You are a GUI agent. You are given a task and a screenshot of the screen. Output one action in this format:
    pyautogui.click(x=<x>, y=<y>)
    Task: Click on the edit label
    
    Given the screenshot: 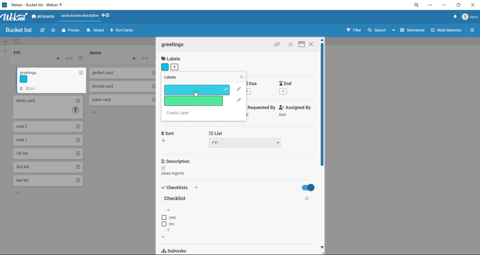 What is the action you would take?
    pyautogui.click(x=238, y=89)
    